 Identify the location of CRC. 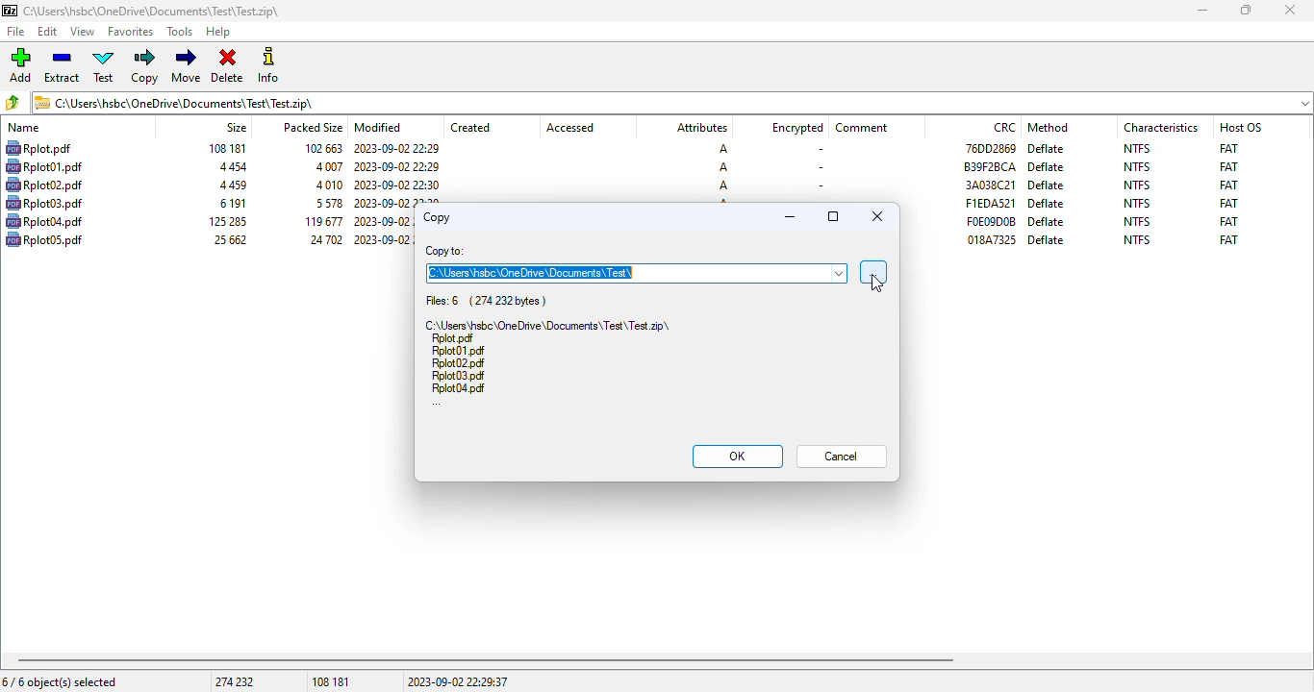
(992, 239).